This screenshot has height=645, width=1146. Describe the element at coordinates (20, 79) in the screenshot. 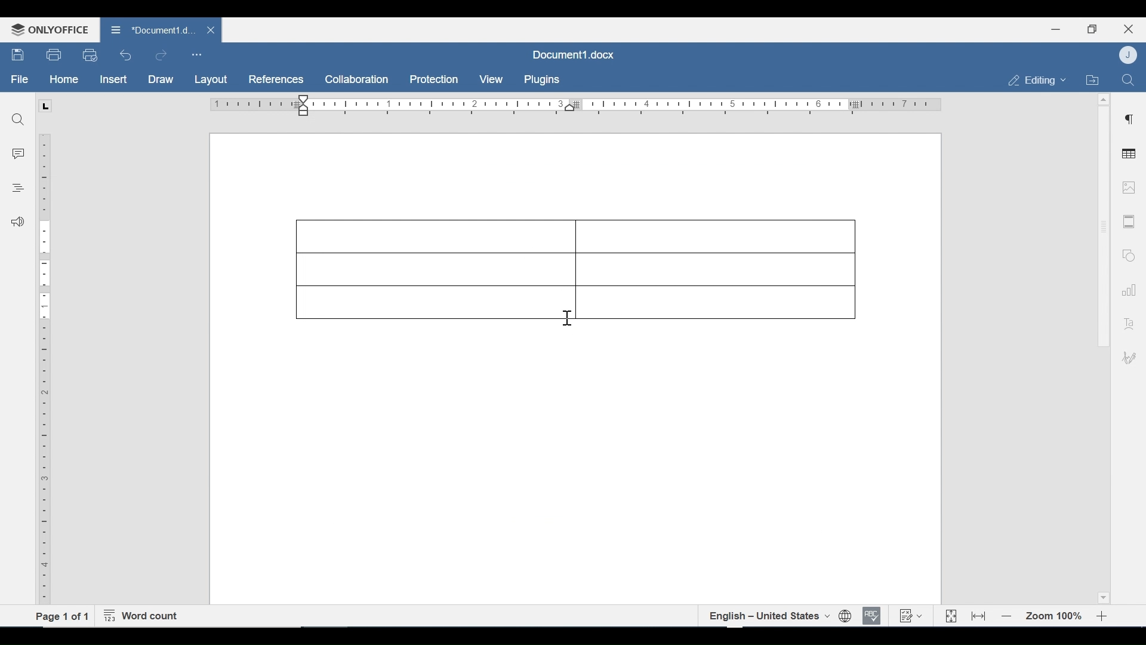

I see `File` at that location.